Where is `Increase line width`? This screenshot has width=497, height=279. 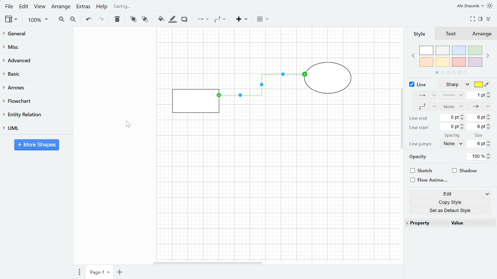
Increase line width is located at coordinates (490, 93).